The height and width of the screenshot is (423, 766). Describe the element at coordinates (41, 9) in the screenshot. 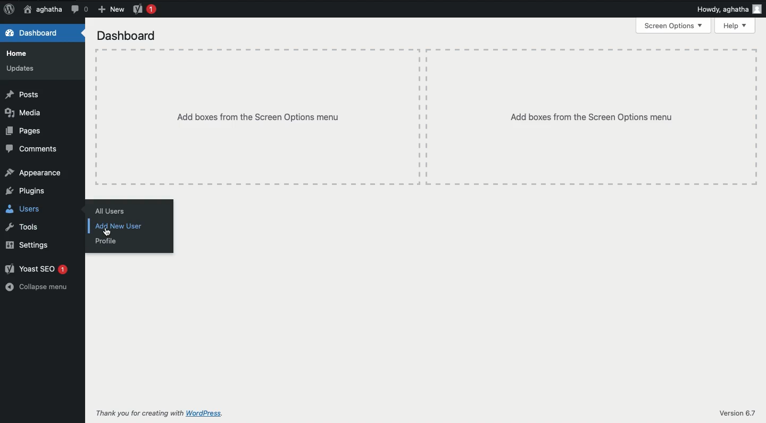

I see `aghatha` at that location.